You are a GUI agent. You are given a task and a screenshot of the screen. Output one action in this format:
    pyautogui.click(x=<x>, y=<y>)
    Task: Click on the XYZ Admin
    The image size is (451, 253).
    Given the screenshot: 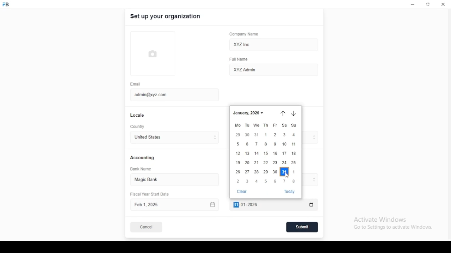 What is the action you would take?
    pyautogui.click(x=274, y=69)
    